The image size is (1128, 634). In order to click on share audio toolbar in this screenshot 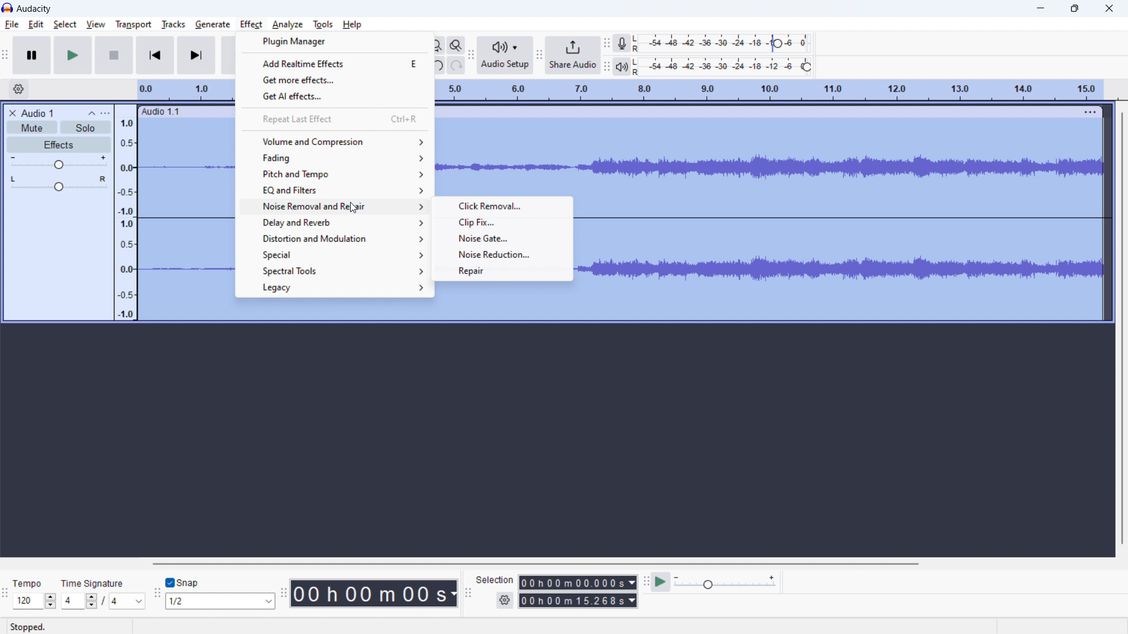, I will do `click(538, 54)`.